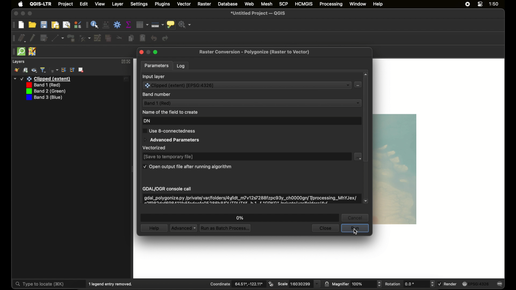 This screenshot has height=290, width=516. Describe the element at coordinates (32, 52) in the screenshot. I see `jsom remote` at that location.